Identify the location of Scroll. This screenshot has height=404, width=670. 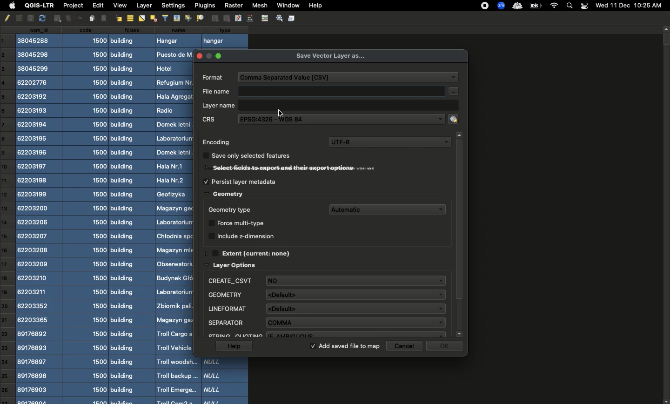
(666, 215).